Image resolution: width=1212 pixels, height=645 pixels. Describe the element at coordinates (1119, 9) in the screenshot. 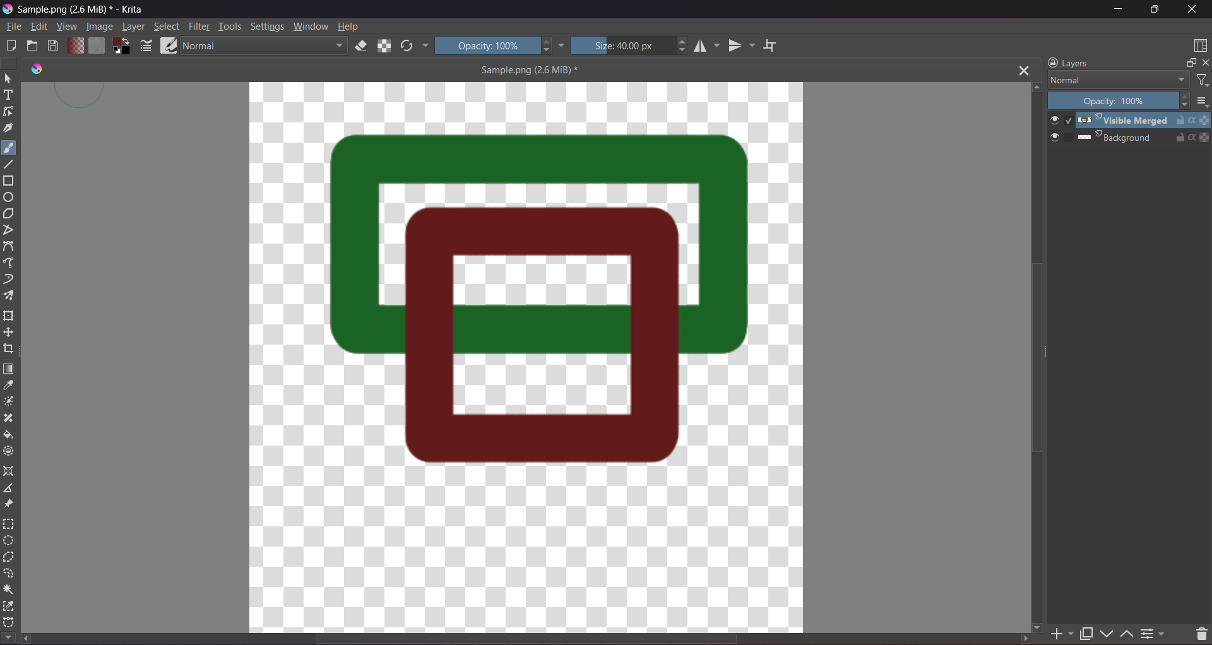

I see `Minimize` at that location.